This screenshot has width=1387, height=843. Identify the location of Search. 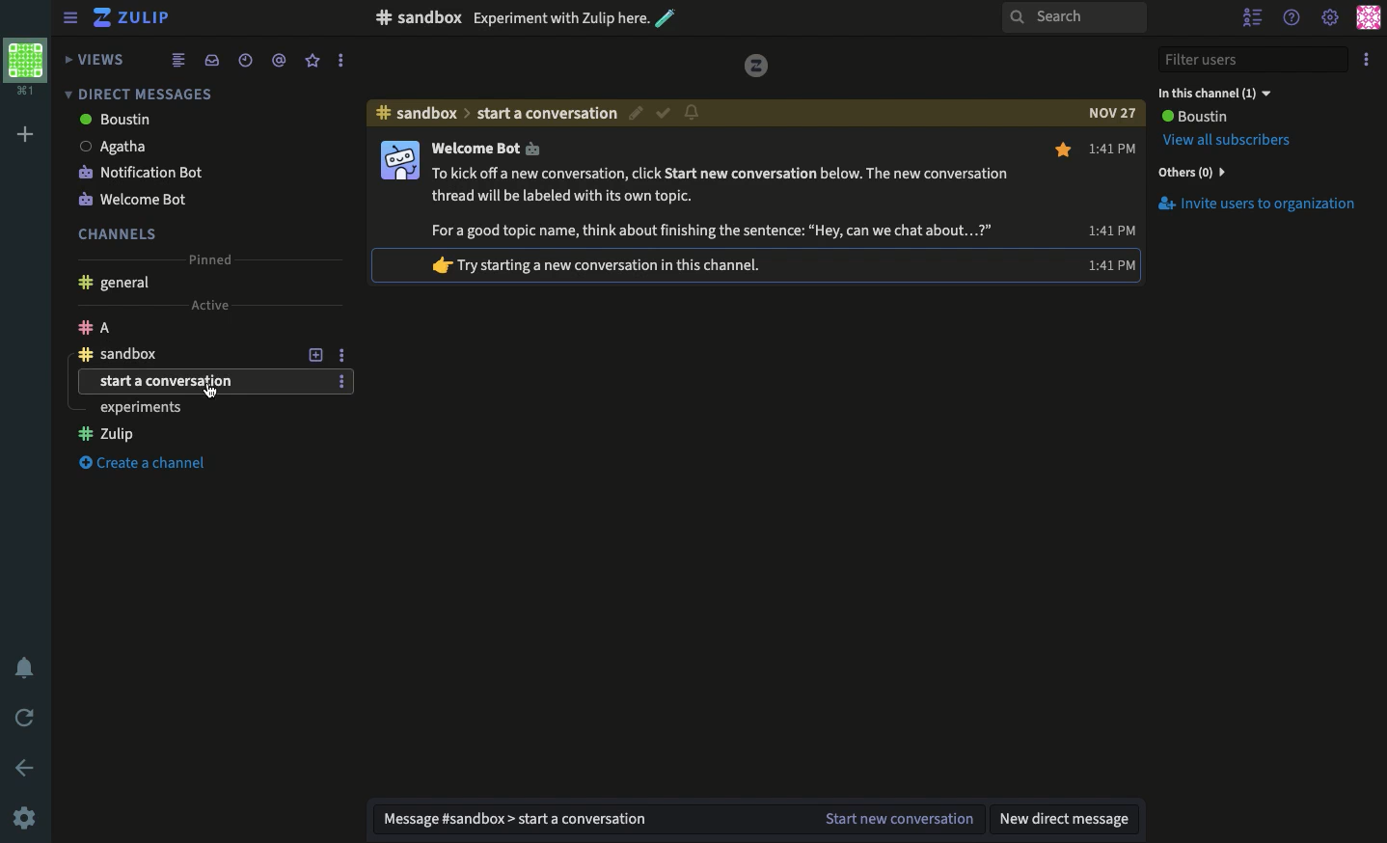
(1073, 18).